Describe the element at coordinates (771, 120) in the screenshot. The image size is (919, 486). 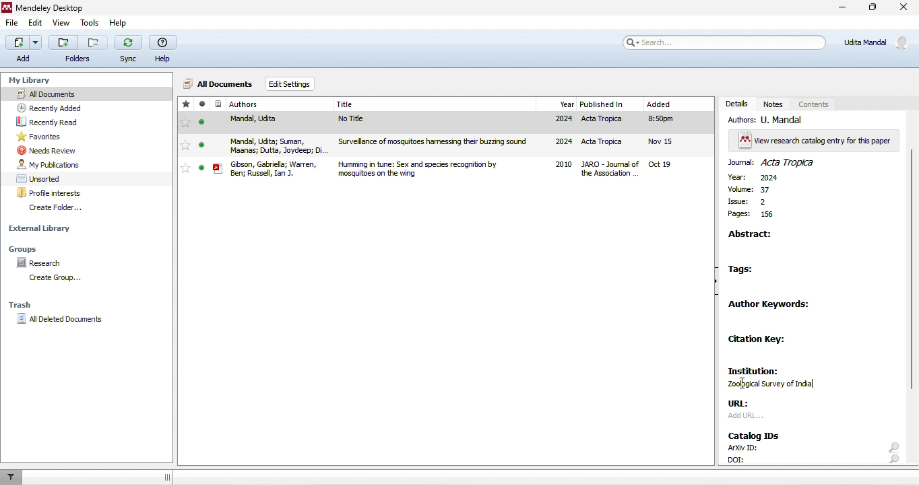
I see `authors: u. mandal` at that location.